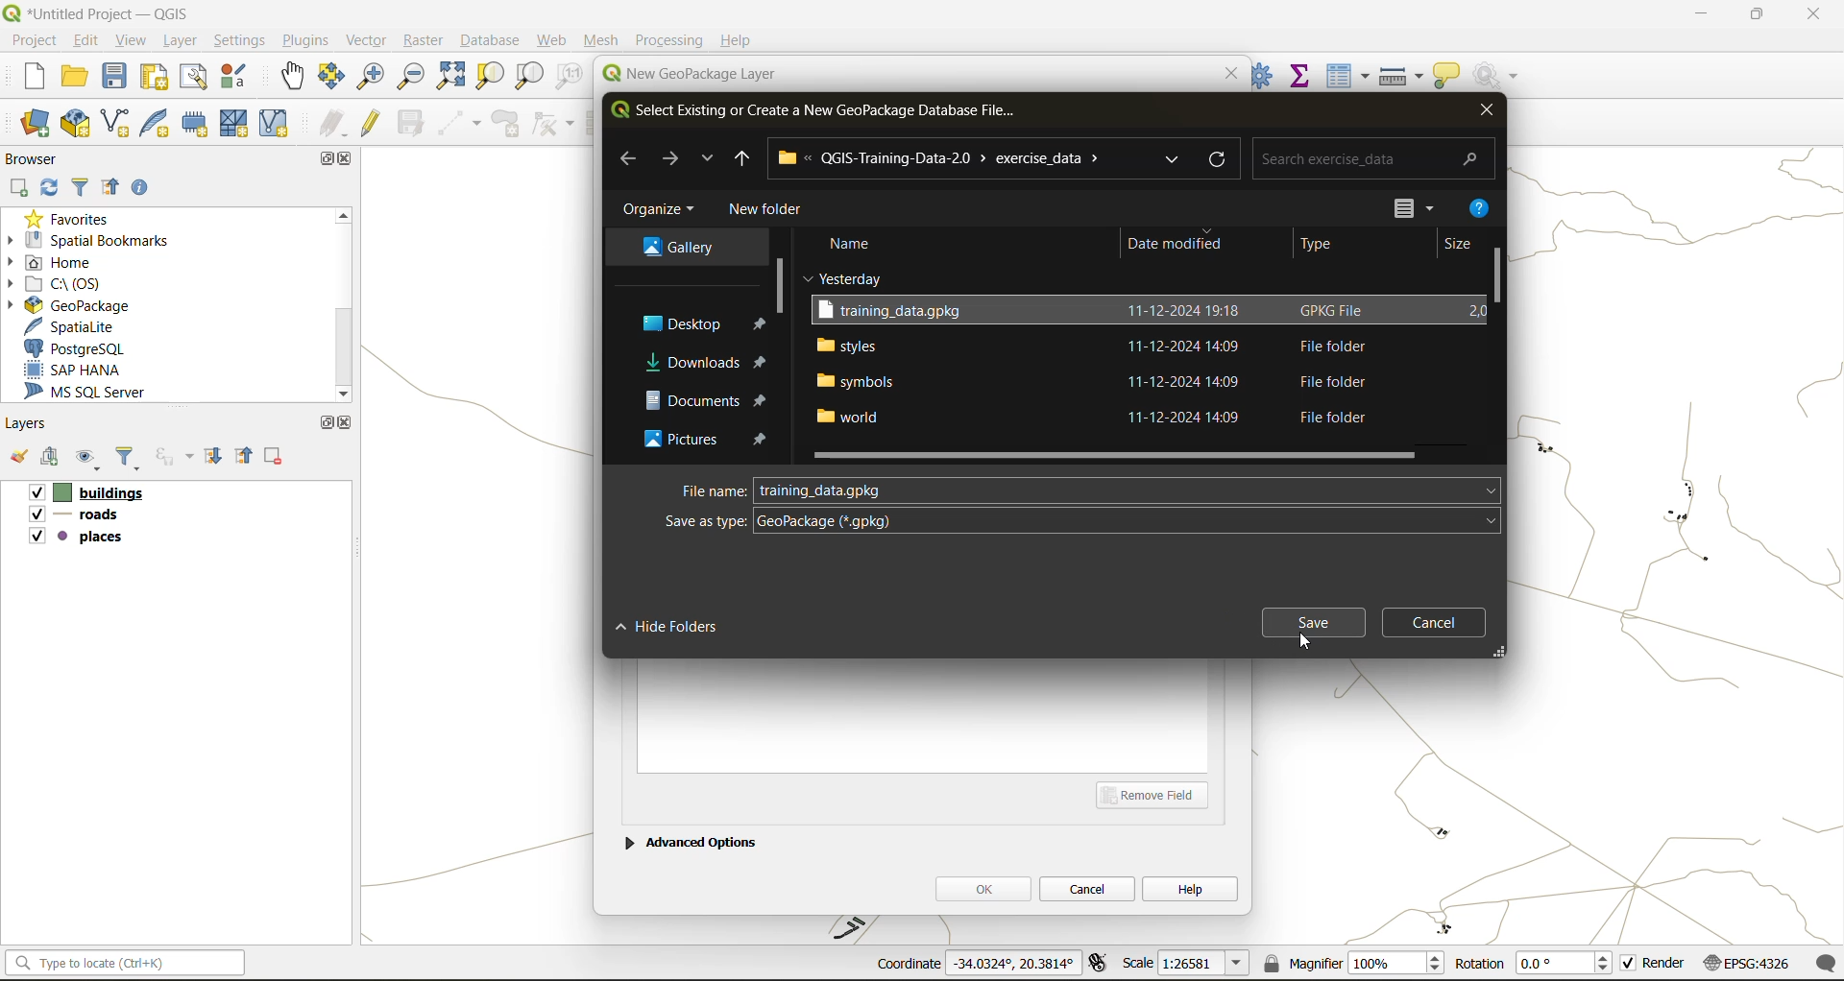 The image size is (1844, 981). What do you see at coordinates (101, 240) in the screenshot?
I see `spatial bookmarks` at bounding box center [101, 240].